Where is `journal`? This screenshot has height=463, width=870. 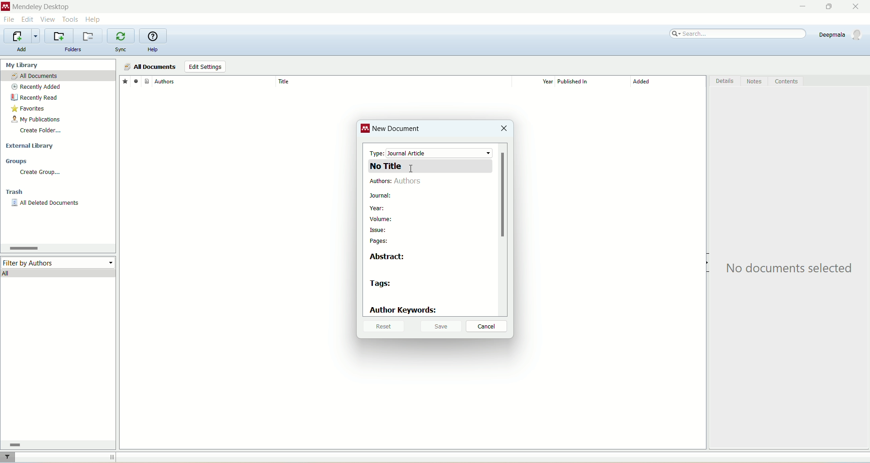 journal is located at coordinates (381, 196).